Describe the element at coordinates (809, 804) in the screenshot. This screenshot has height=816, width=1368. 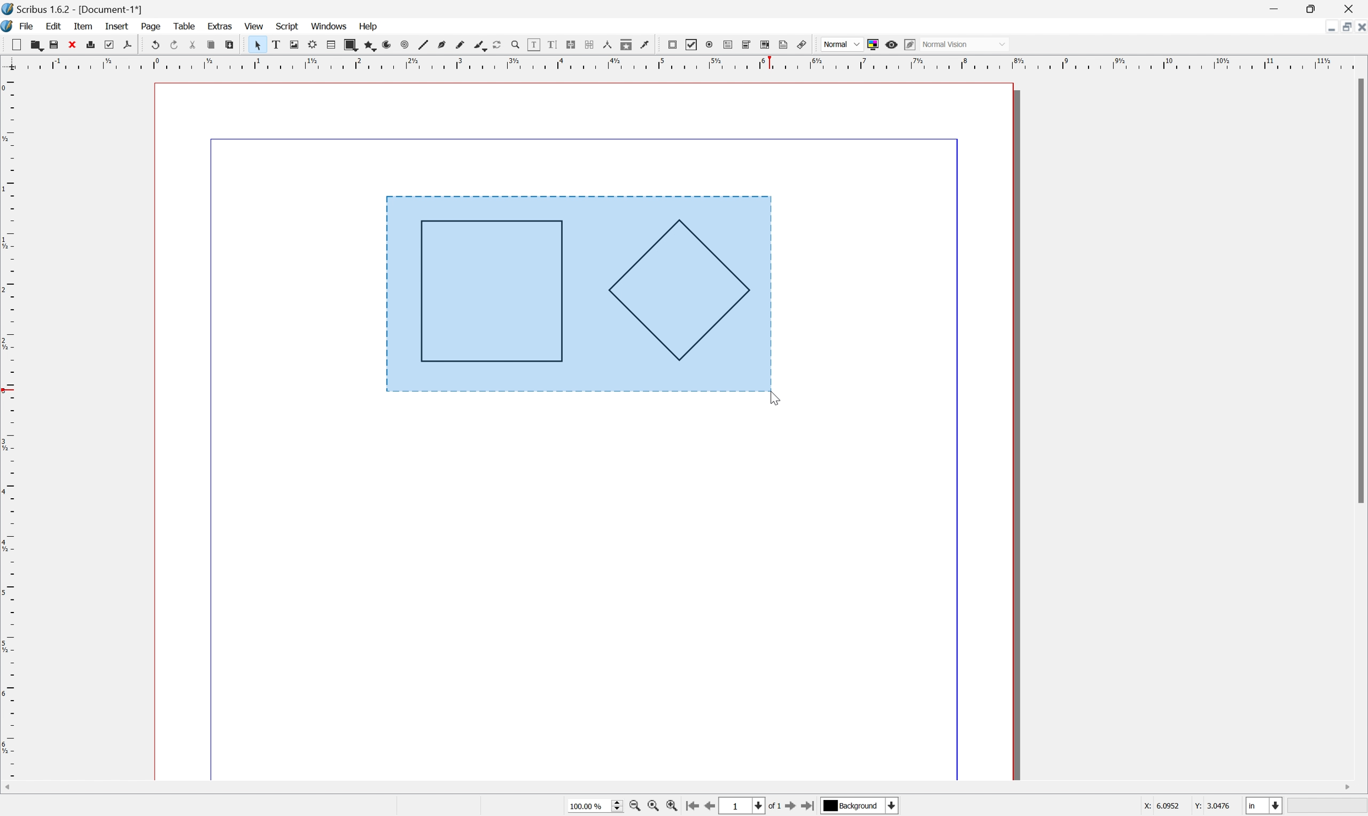
I see `Go to last page` at that location.